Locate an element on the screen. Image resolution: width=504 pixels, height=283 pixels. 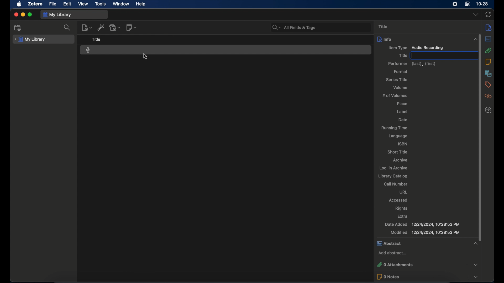
new collection is located at coordinates (19, 28).